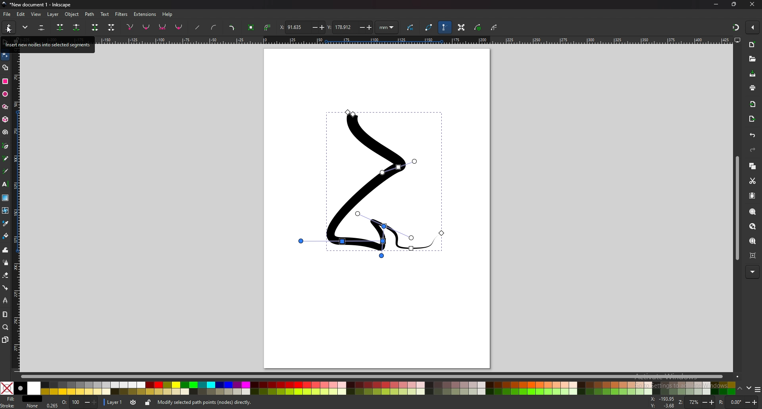 The height and width of the screenshot is (409, 762). Describe the element at coordinates (6, 145) in the screenshot. I see `pen` at that location.